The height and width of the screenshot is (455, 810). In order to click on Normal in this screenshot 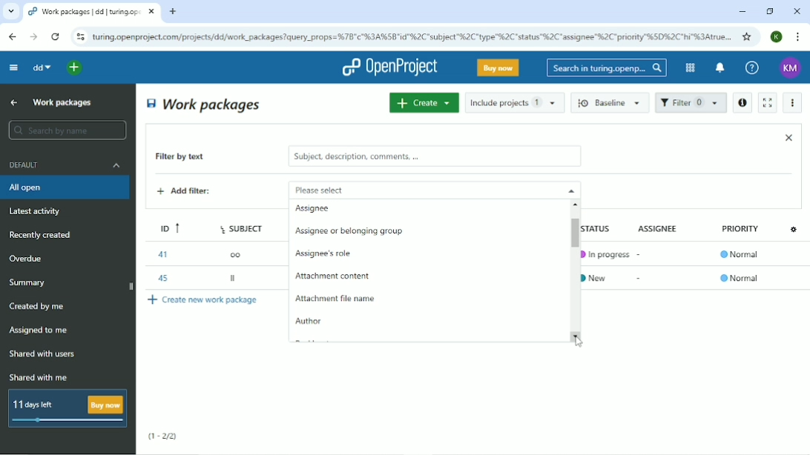, I will do `click(742, 256)`.